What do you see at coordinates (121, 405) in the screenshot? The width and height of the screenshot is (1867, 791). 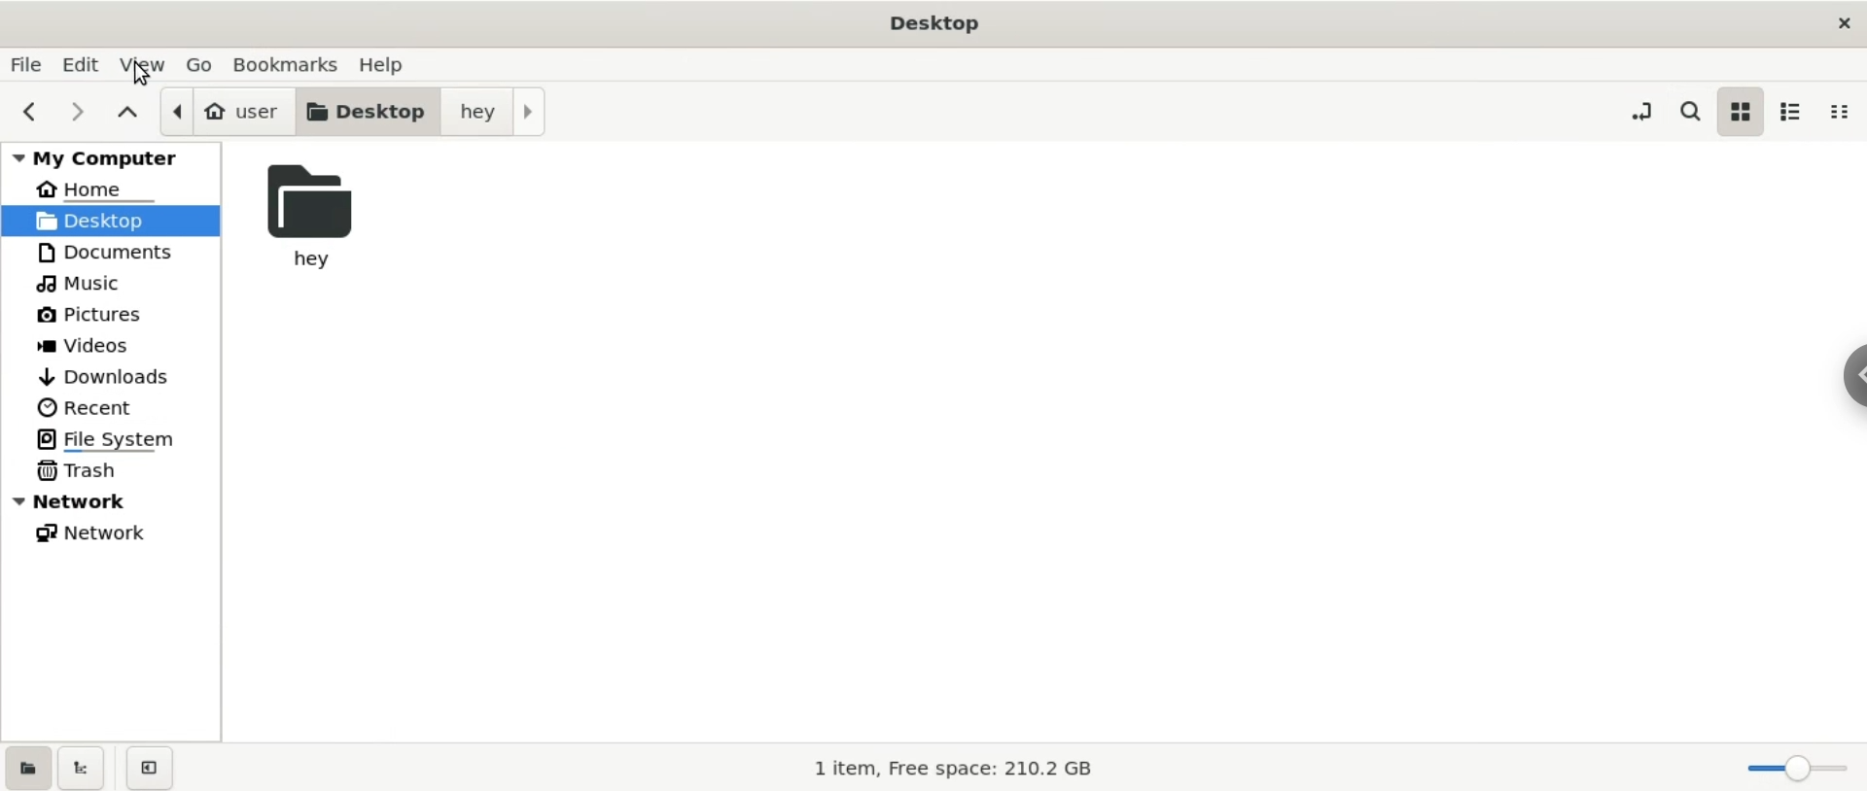 I see `recent` at bounding box center [121, 405].